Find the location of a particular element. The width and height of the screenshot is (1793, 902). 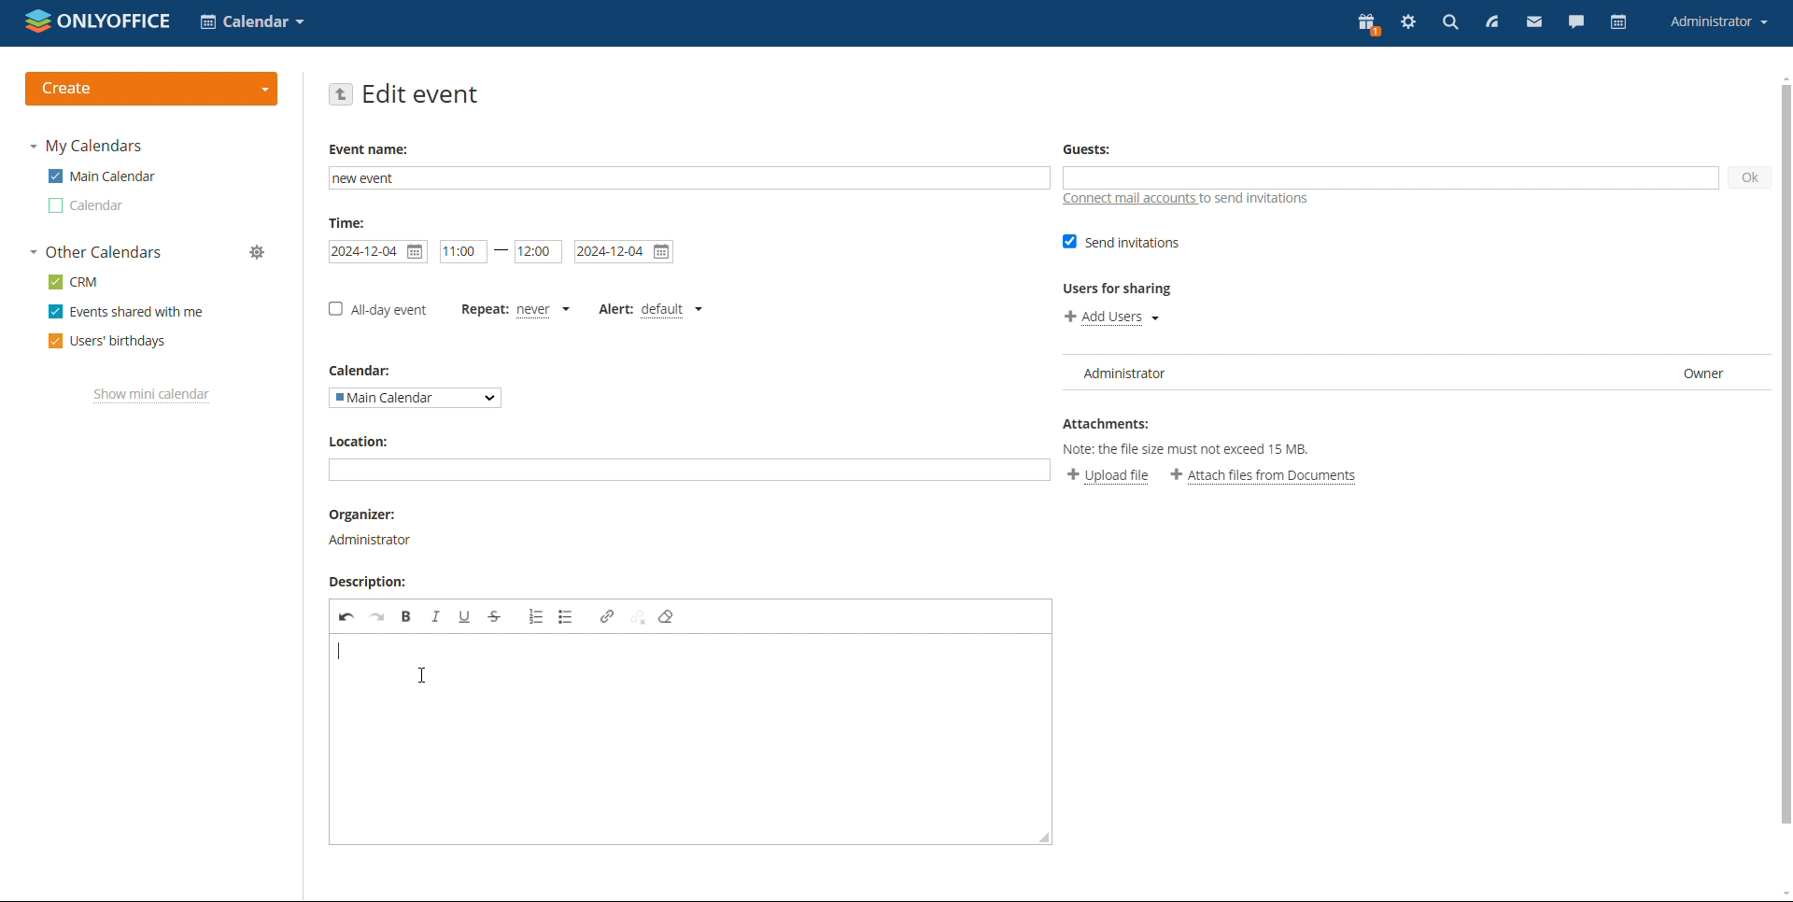

strikethrough is located at coordinates (495, 615).